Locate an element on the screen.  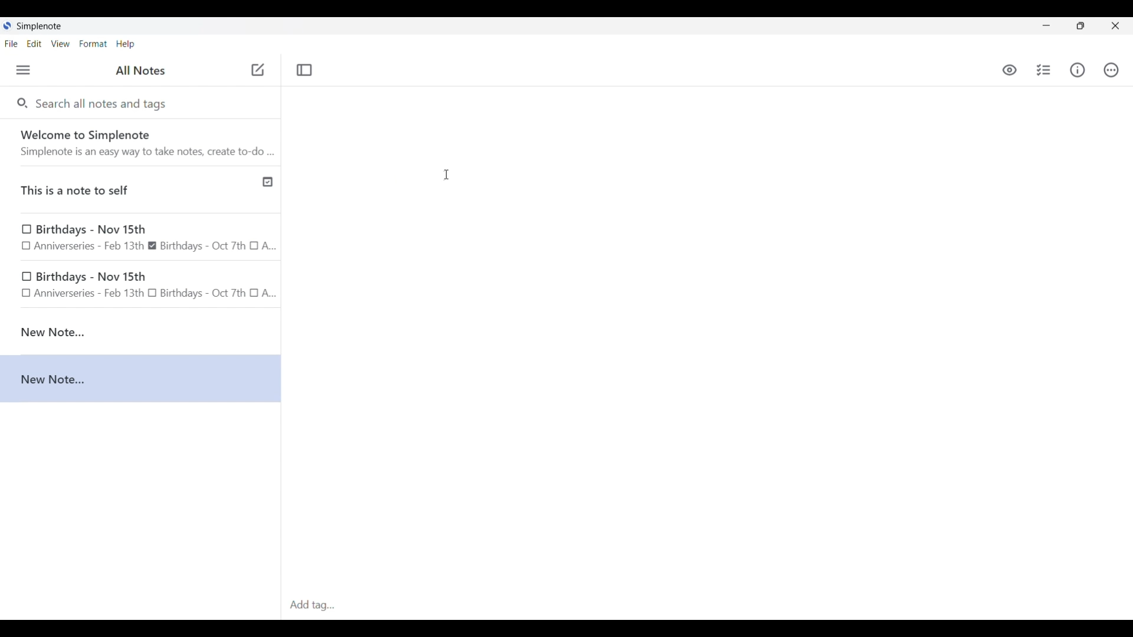
Show interface in a smaller tab is located at coordinates (1080, 26).